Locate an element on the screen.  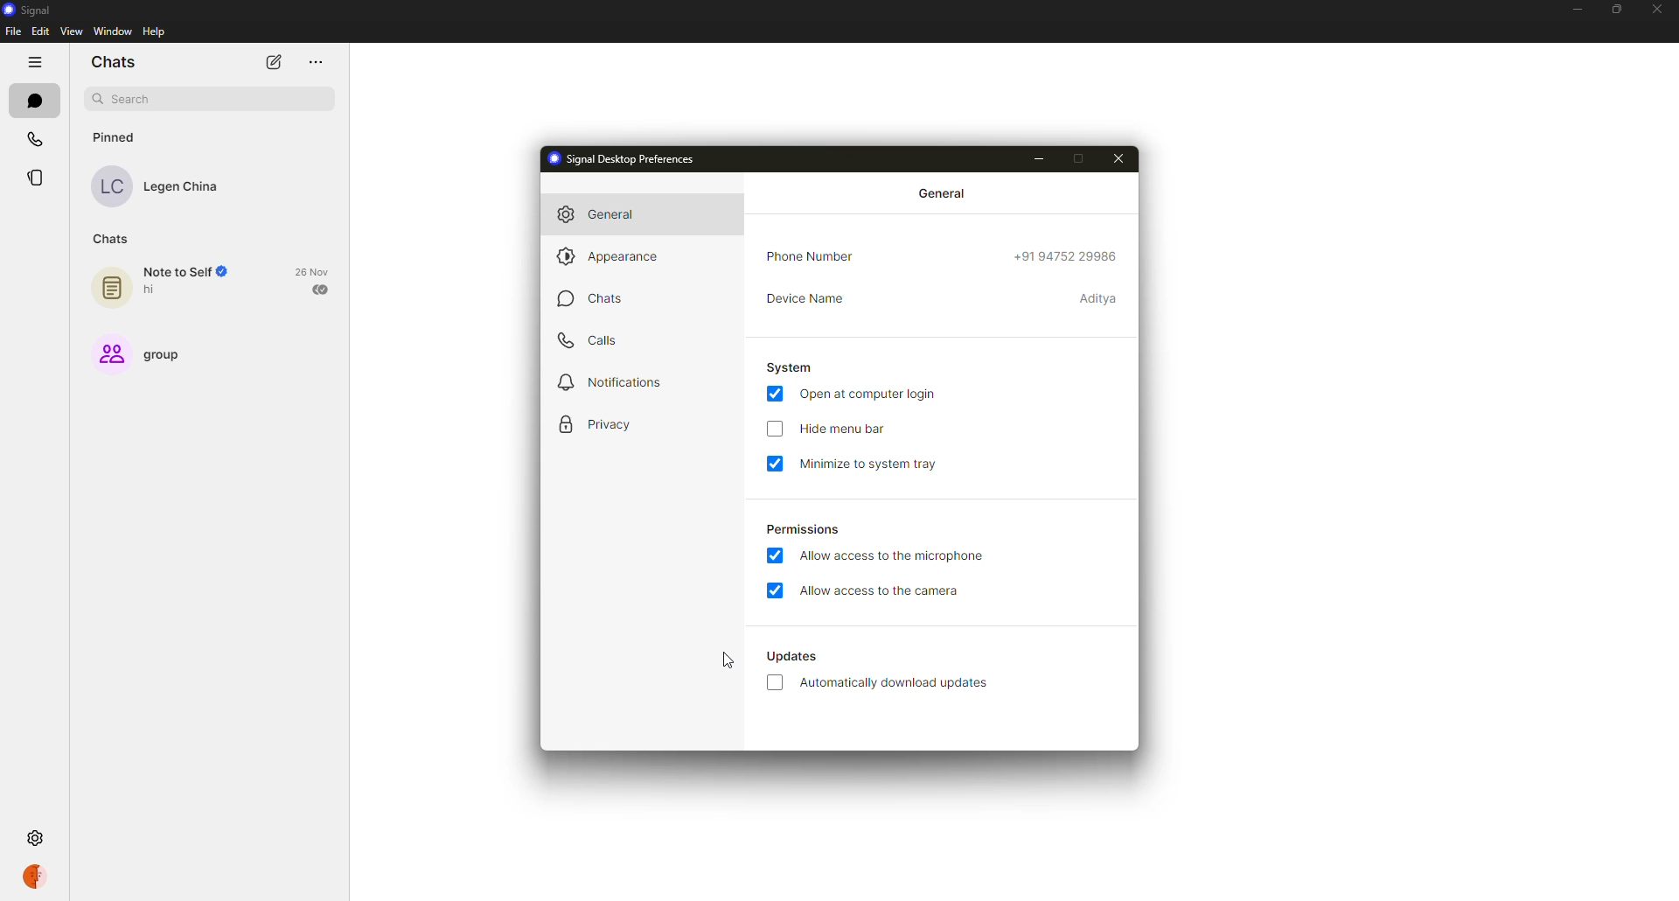
phone number is located at coordinates (1068, 257).